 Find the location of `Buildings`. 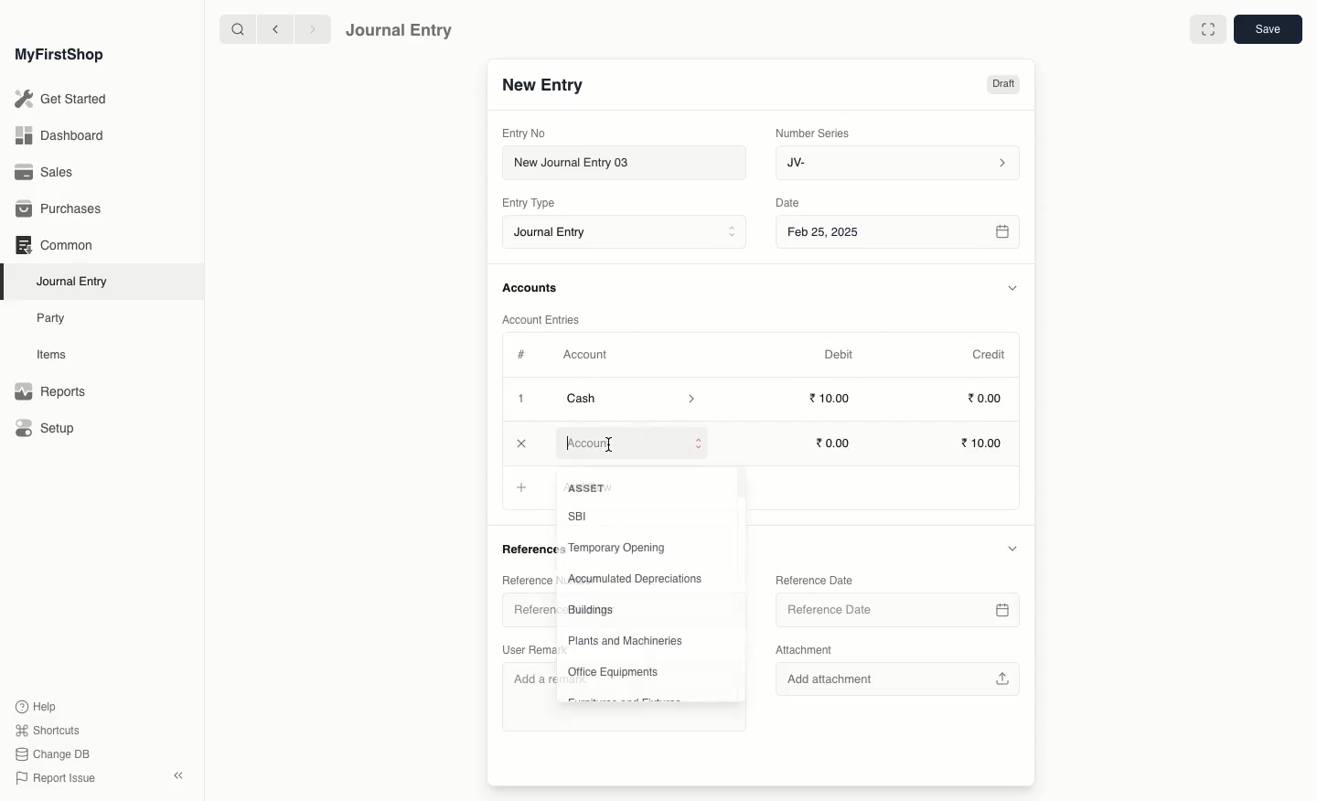

Buildings is located at coordinates (592, 611).